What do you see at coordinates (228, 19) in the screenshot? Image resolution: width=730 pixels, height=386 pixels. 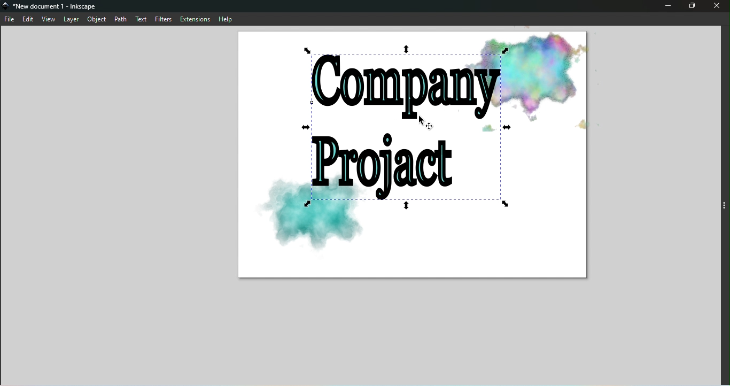 I see `Help` at bounding box center [228, 19].